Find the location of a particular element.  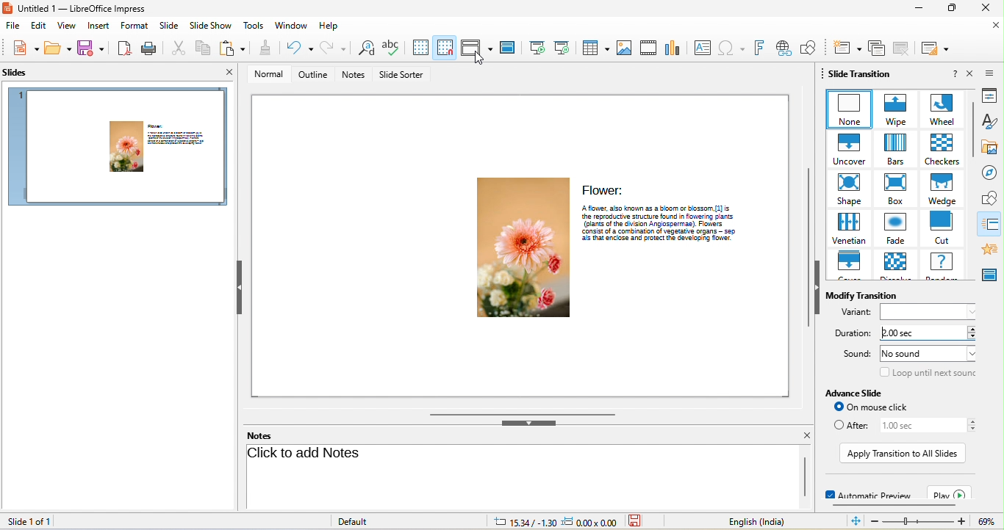

scrollbar in notes is located at coordinates (805, 476).